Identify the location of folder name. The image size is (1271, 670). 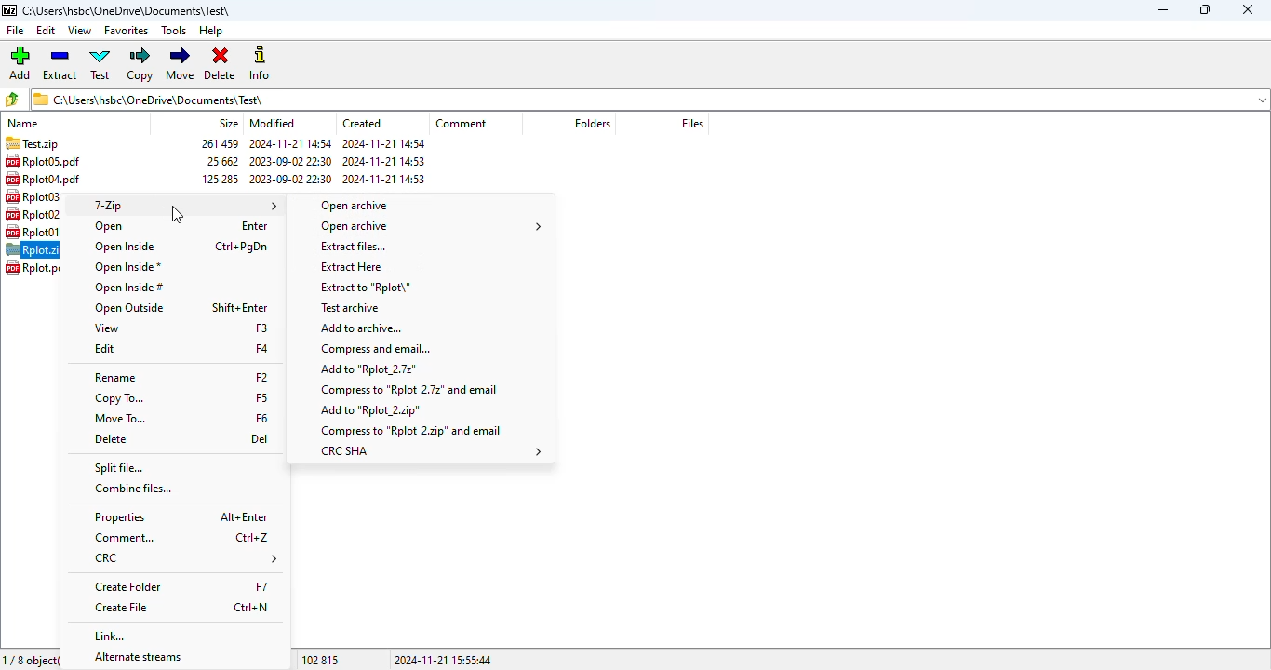
(129, 10).